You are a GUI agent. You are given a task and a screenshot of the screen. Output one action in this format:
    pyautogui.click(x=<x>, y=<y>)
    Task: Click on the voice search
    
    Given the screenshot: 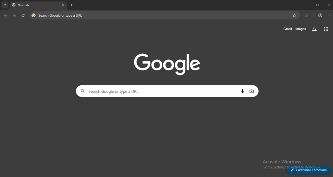 What is the action you would take?
    pyautogui.click(x=244, y=92)
    